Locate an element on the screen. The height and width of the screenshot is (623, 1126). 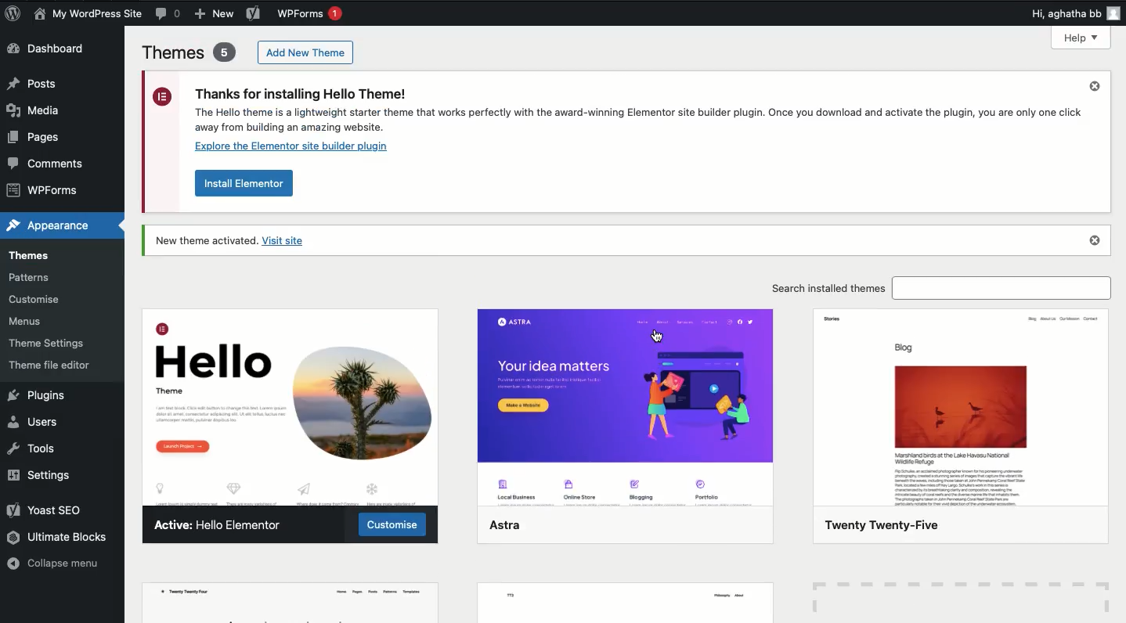
Active is located at coordinates (226, 524).